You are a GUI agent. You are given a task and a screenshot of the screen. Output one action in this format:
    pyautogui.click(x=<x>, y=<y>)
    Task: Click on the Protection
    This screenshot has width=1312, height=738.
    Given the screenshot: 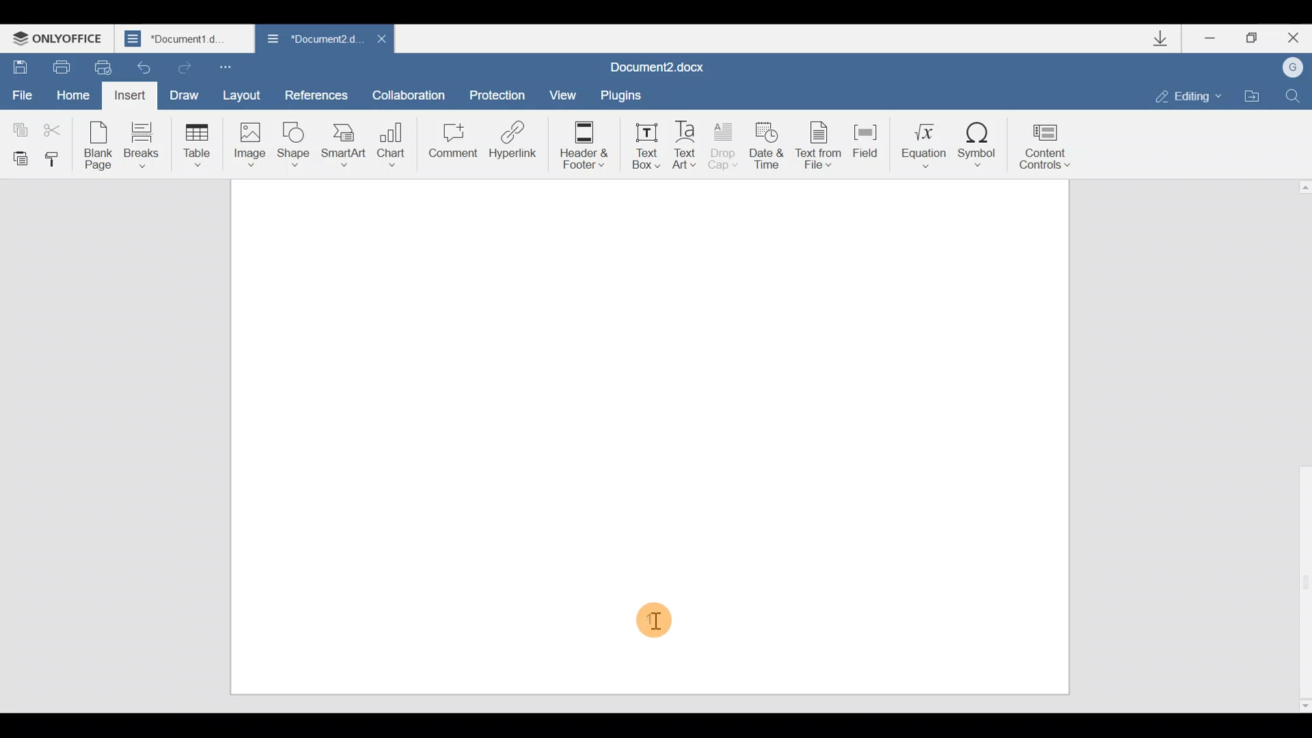 What is the action you would take?
    pyautogui.click(x=497, y=90)
    